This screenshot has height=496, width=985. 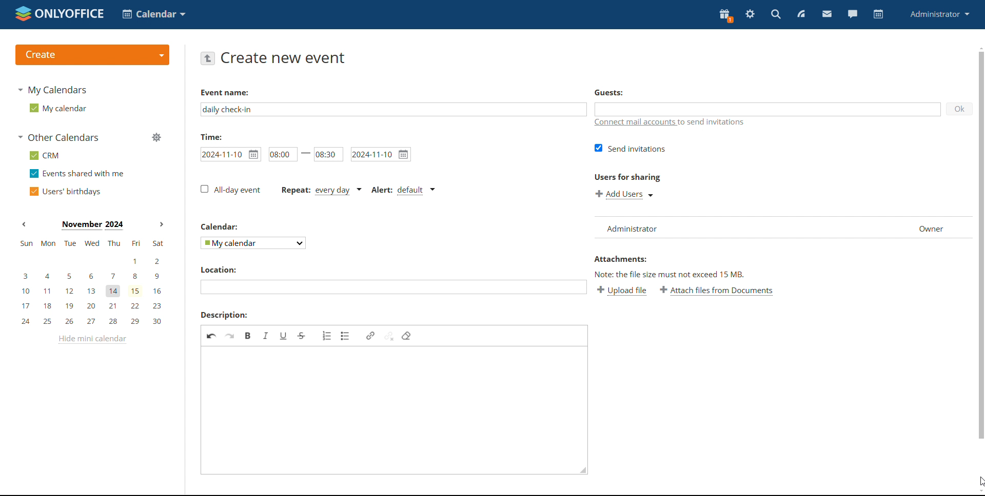 What do you see at coordinates (751, 14) in the screenshot?
I see `settings` at bounding box center [751, 14].